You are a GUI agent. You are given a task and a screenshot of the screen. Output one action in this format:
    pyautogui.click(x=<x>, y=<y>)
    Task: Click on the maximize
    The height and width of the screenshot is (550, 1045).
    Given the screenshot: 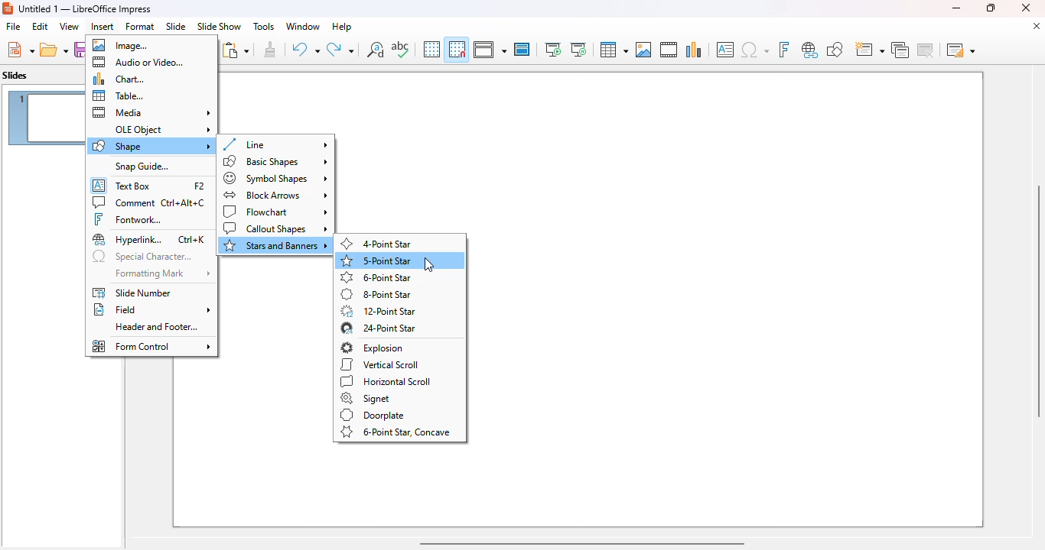 What is the action you would take?
    pyautogui.click(x=989, y=8)
    